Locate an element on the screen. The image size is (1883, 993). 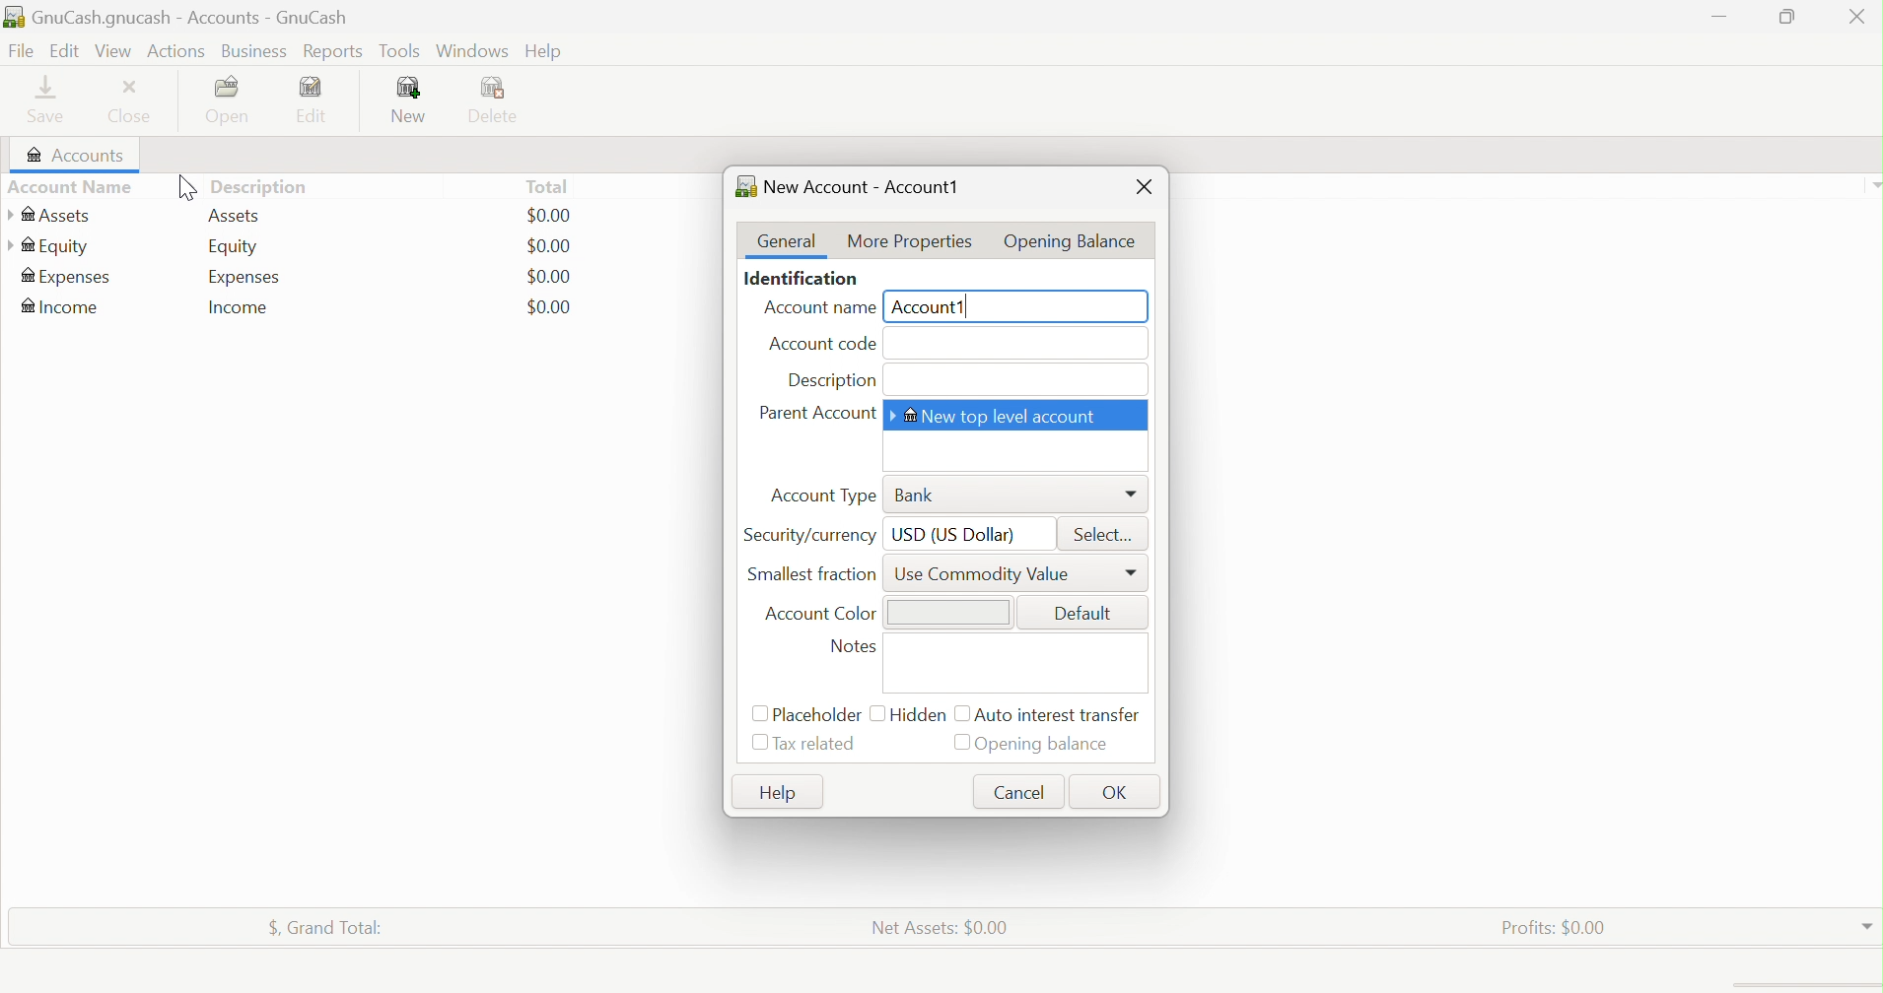
New Account - Account1 is located at coordinates (862, 184).